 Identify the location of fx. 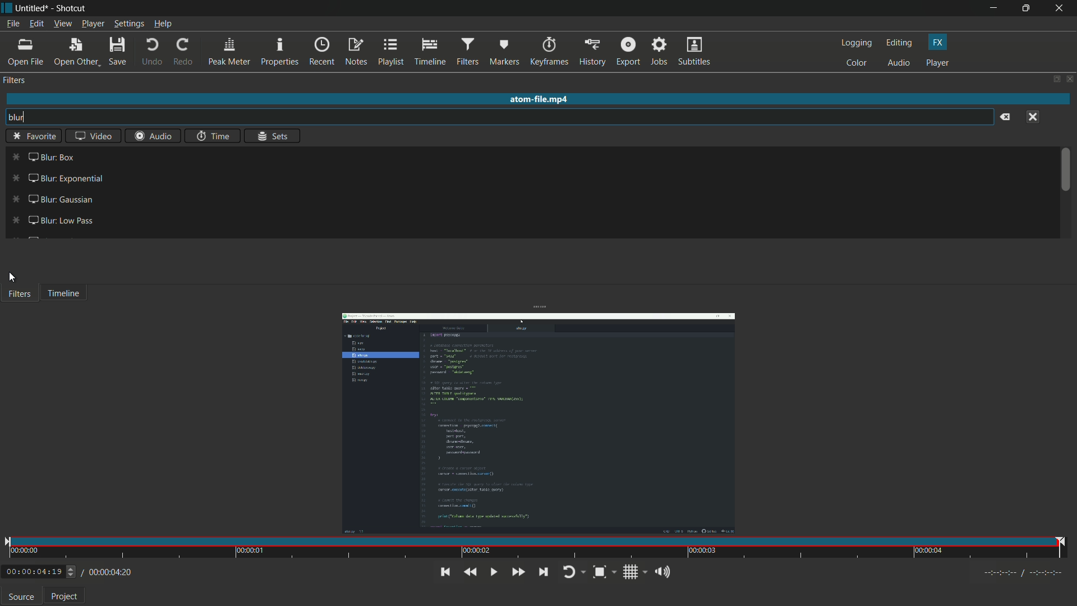
(938, 43).